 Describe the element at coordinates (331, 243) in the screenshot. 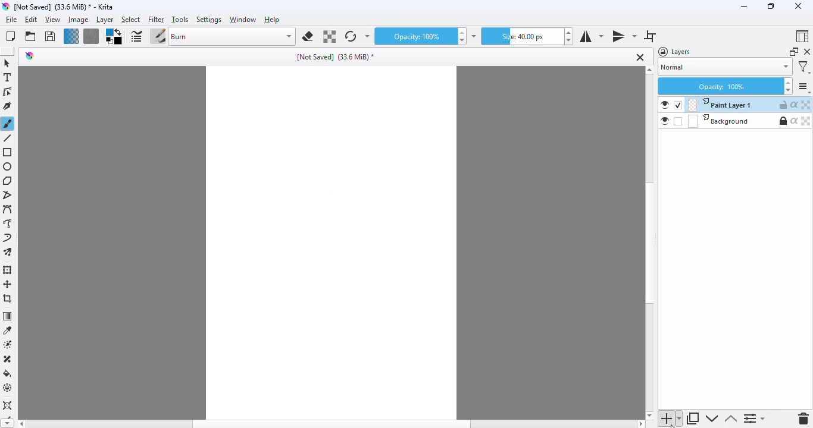

I see `canvas` at that location.